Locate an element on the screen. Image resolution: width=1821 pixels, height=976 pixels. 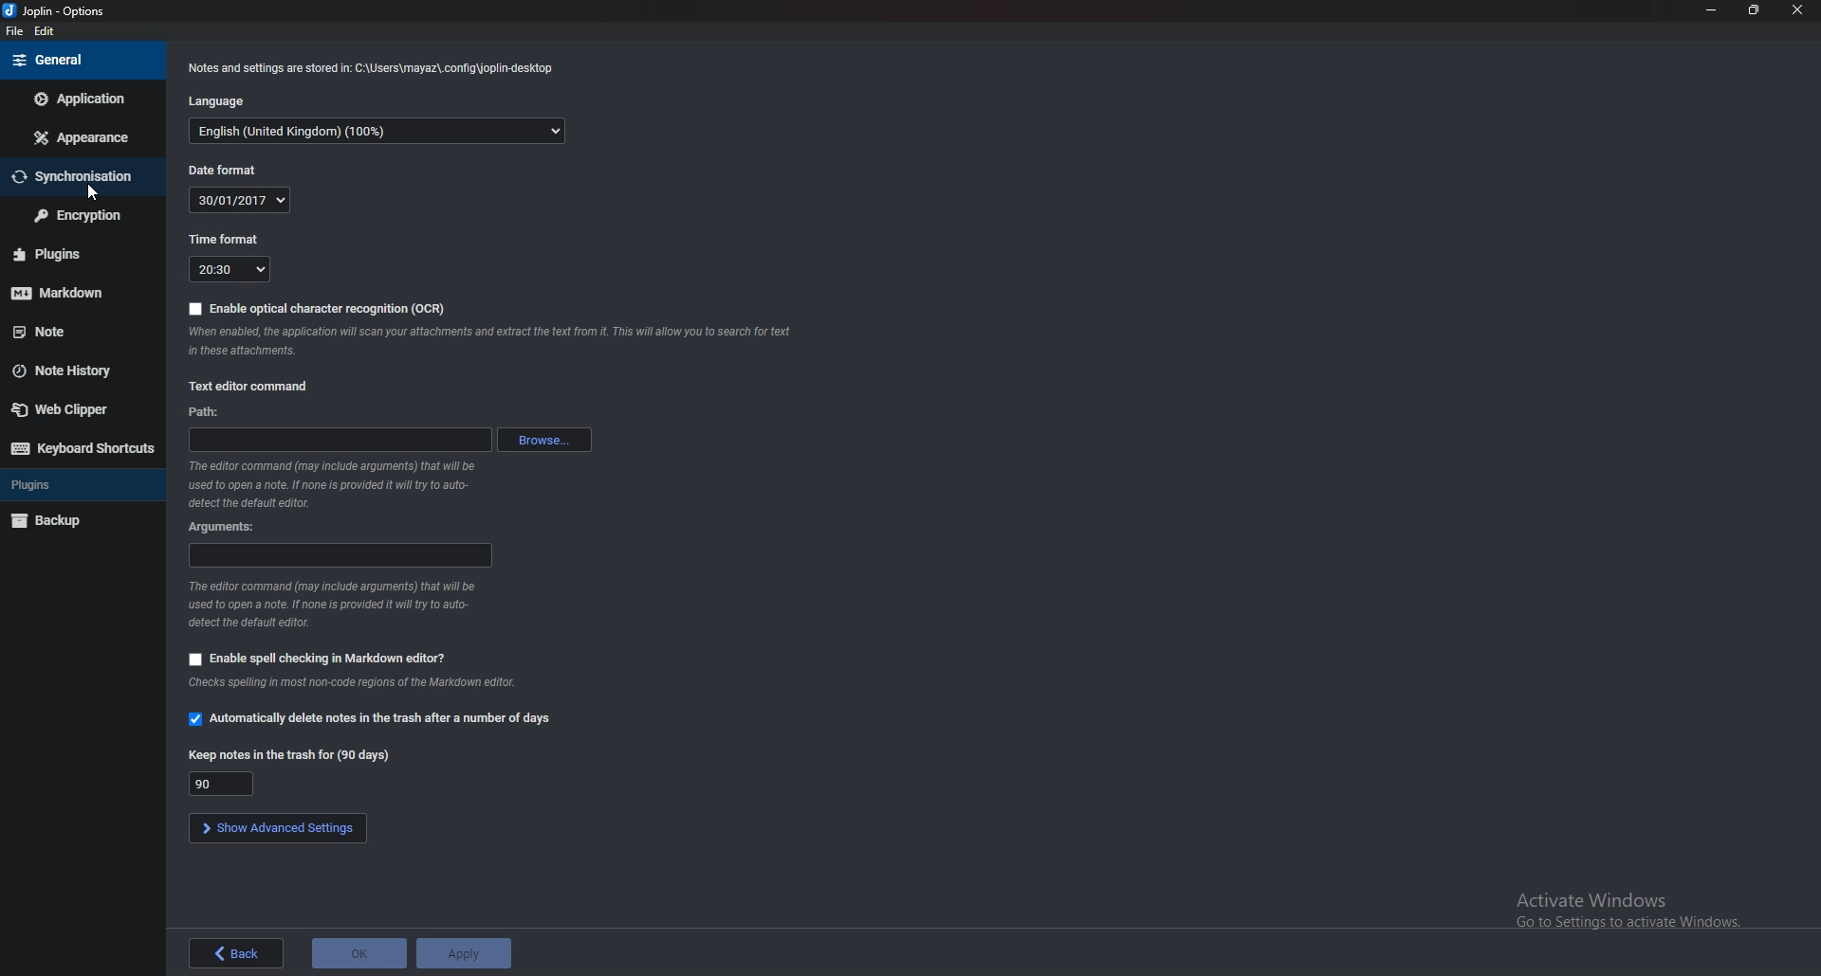
path is located at coordinates (206, 411).